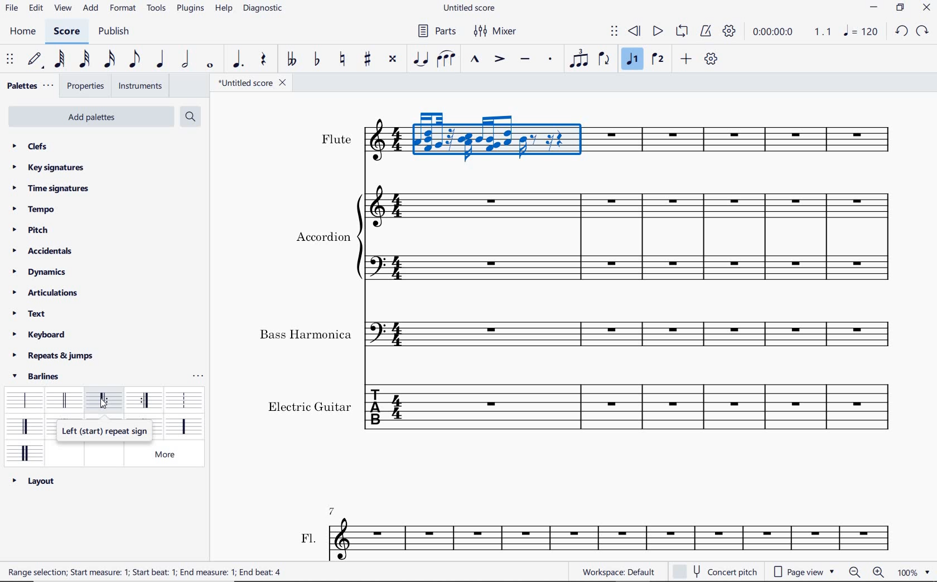 Image resolution: width=937 pixels, height=582 pixels. Describe the element at coordinates (712, 59) in the screenshot. I see `customize toolbar` at that location.